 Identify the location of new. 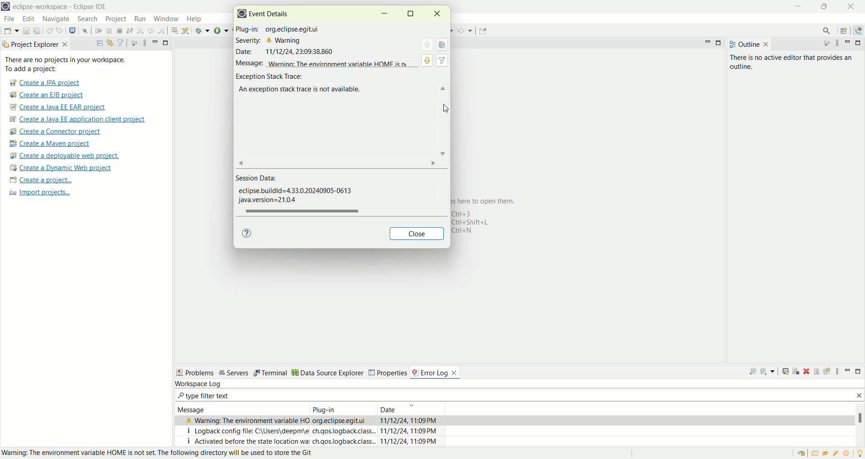
(10, 31).